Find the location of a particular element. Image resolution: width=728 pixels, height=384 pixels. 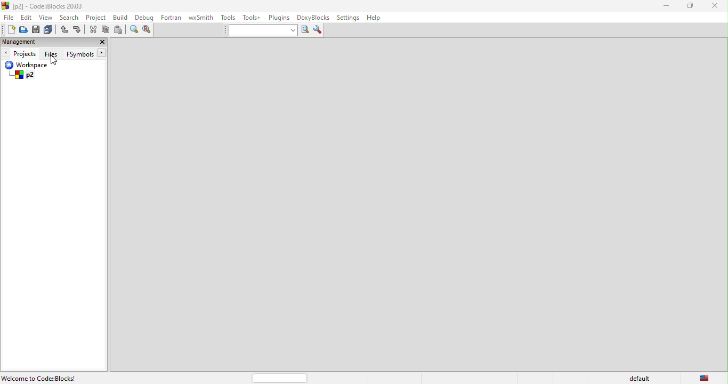

tools is located at coordinates (229, 17).